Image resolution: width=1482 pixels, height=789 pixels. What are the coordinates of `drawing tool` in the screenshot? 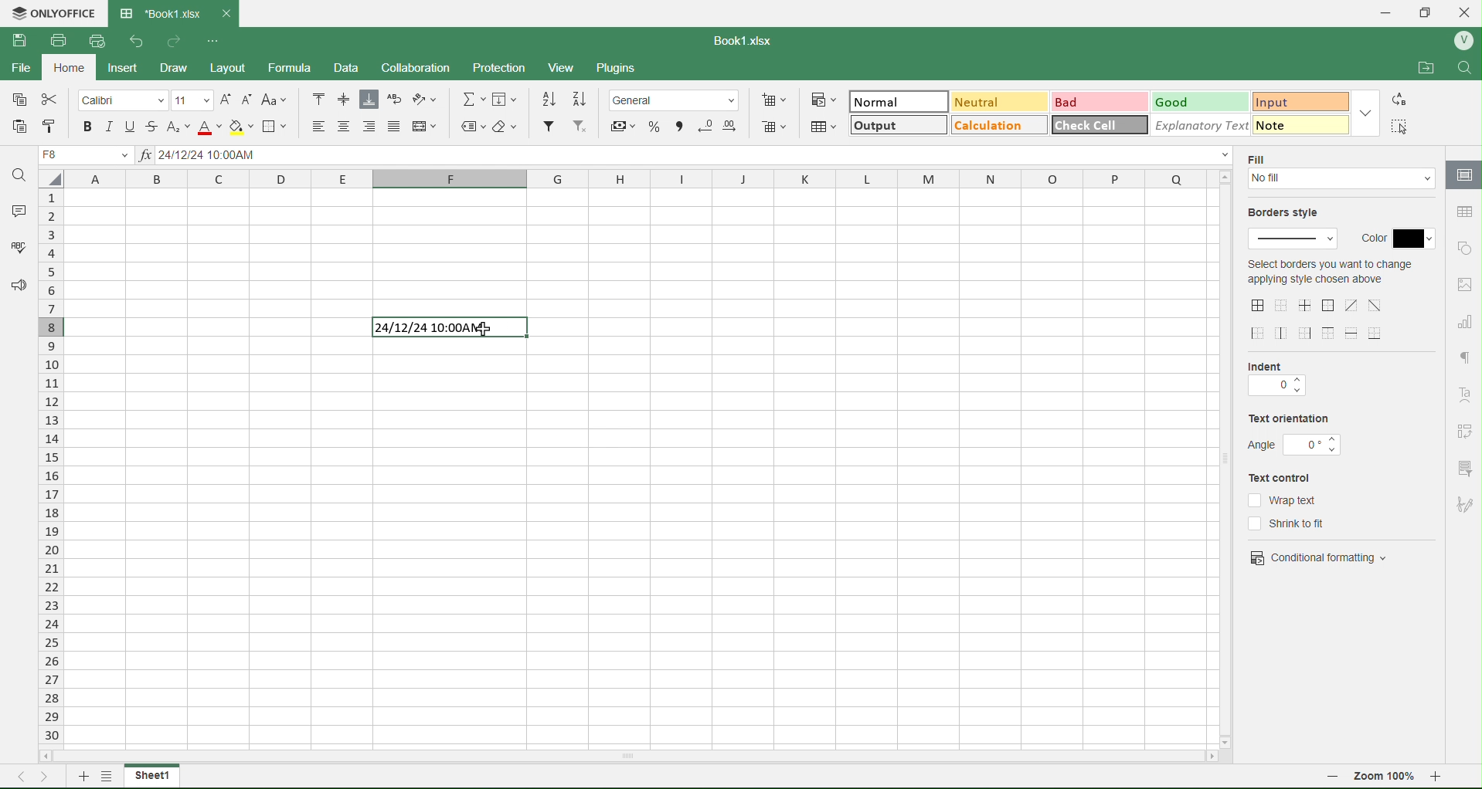 It's located at (1463, 504).